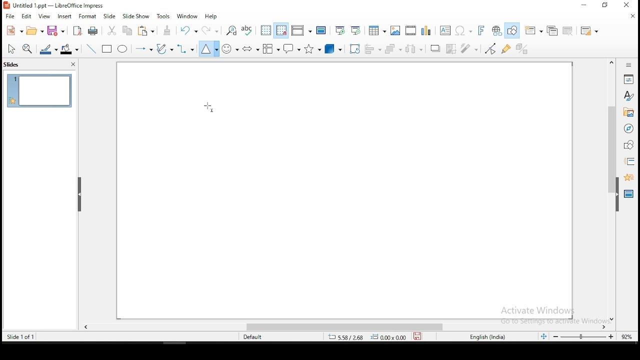 This screenshot has height=360, width=640. What do you see at coordinates (164, 49) in the screenshot?
I see `curves and polygons` at bounding box center [164, 49].